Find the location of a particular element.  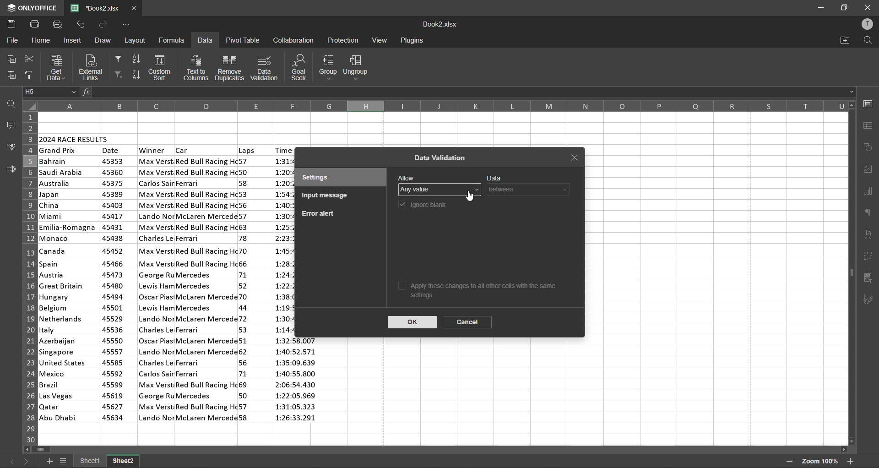

sheet names is located at coordinates (107, 462).